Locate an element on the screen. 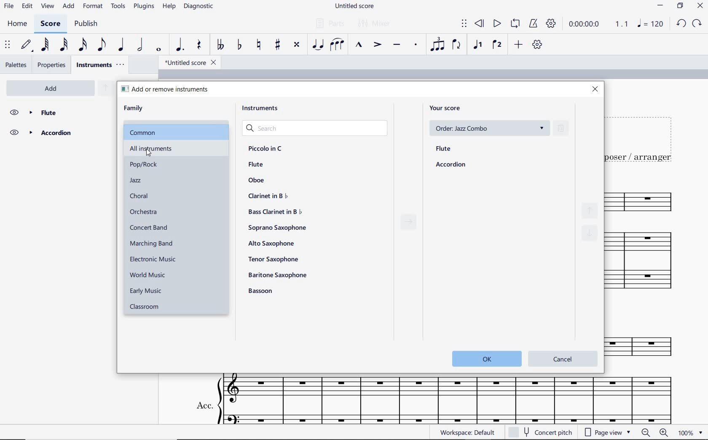  32nd note is located at coordinates (63, 45).